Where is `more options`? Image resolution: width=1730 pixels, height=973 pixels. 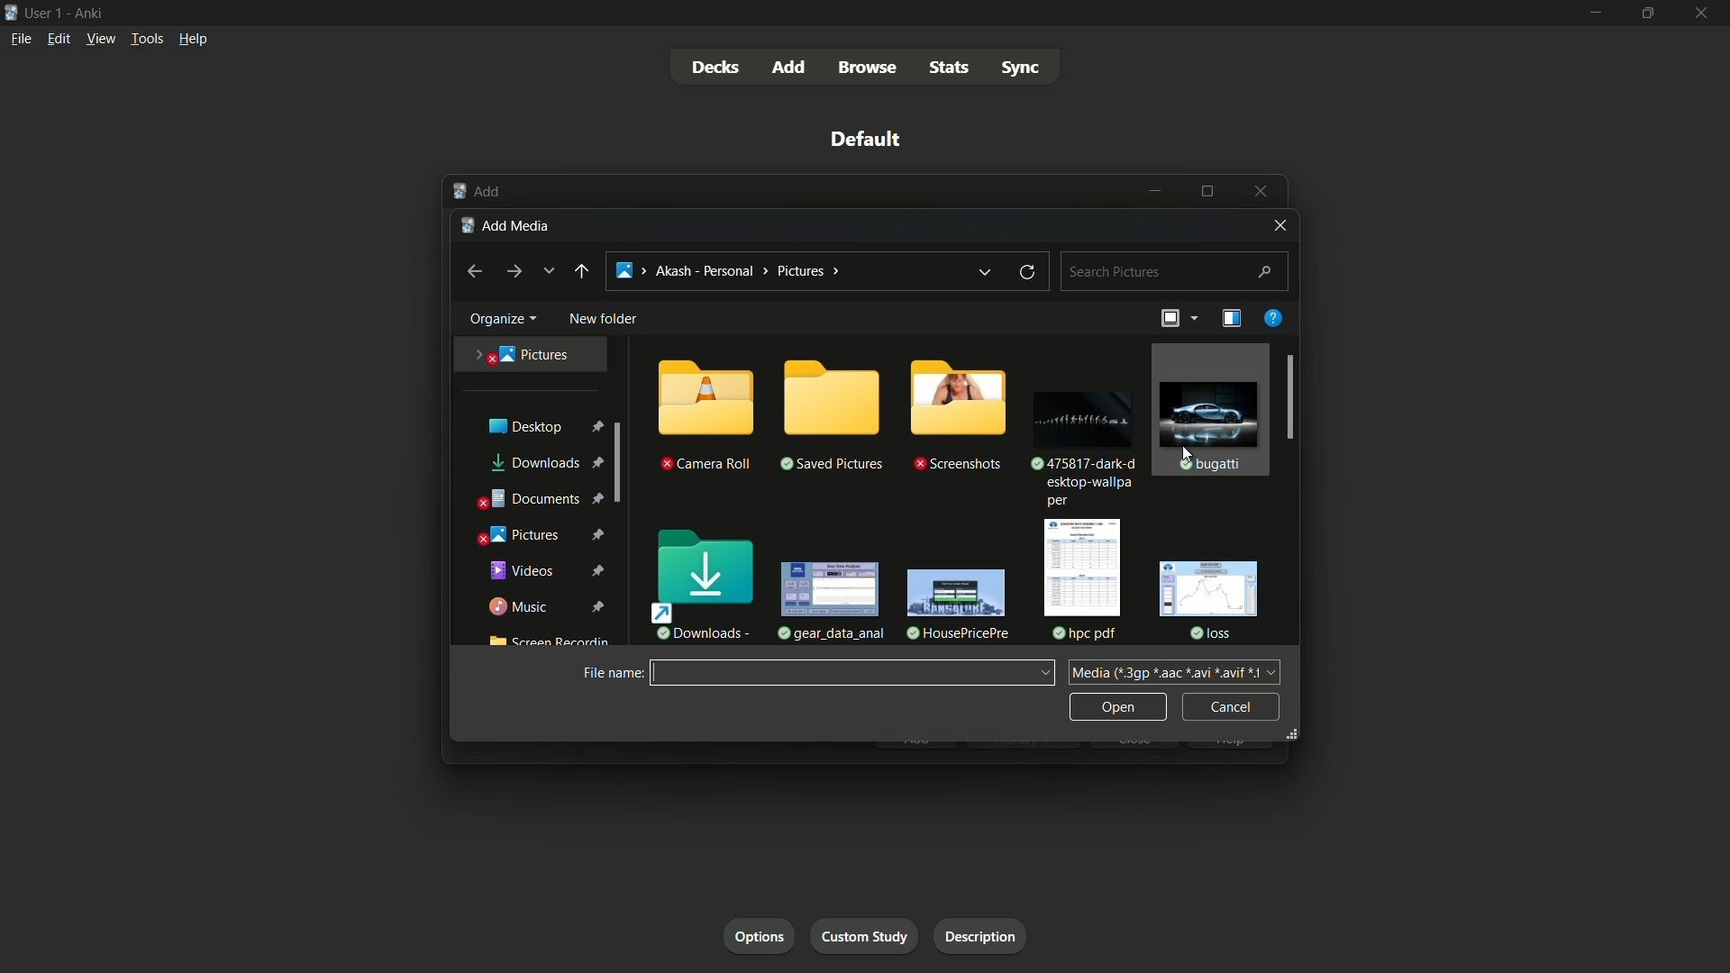 more options is located at coordinates (1194, 318).